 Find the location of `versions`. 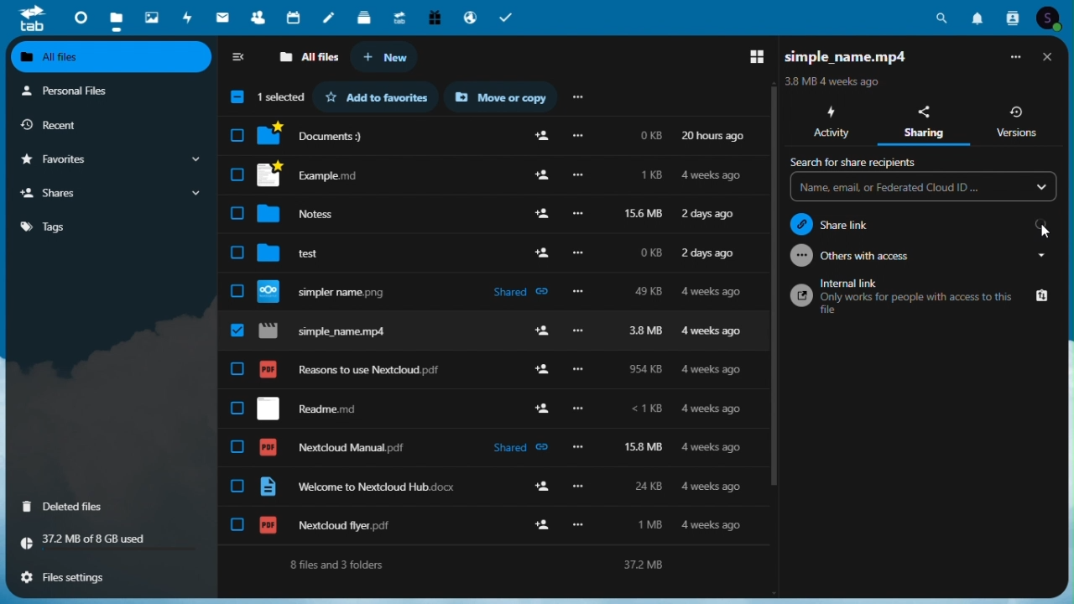

versions is located at coordinates (1019, 123).